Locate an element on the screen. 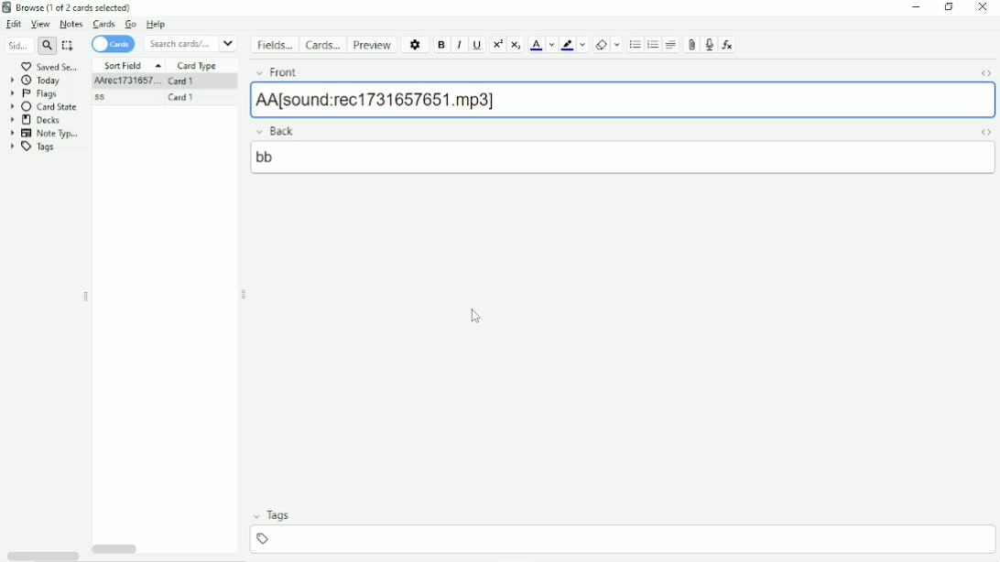  Search is located at coordinates (29, 46).